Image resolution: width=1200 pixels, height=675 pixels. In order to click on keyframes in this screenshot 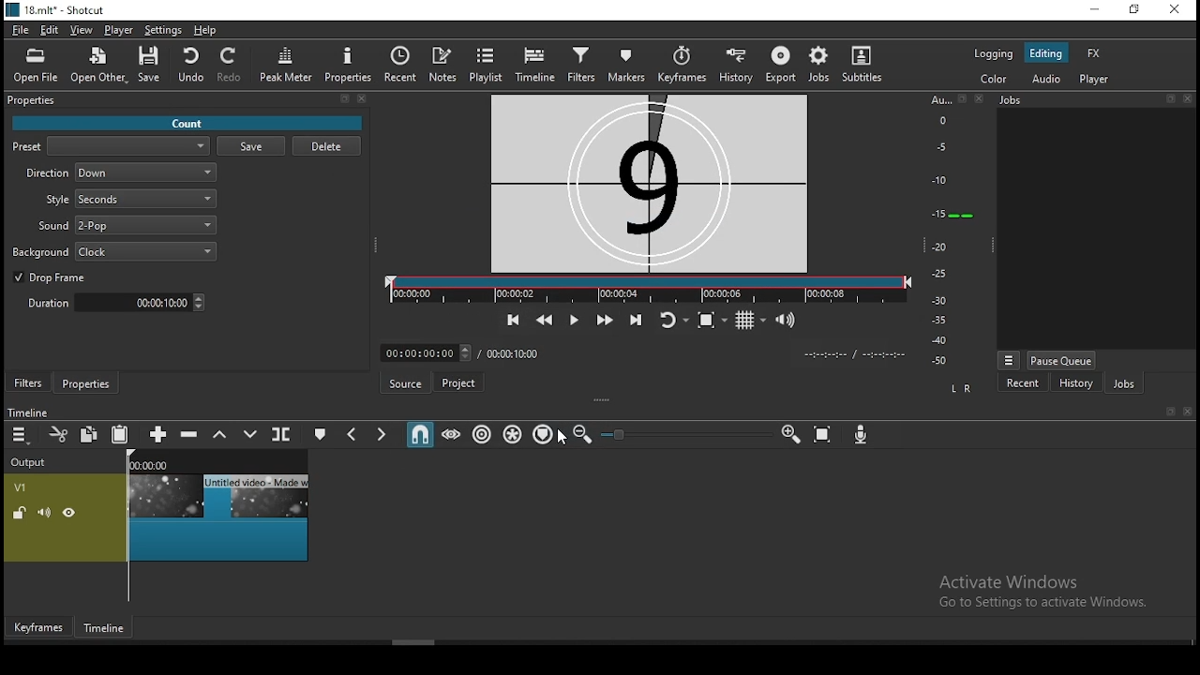, I will do `click(682, 64)`.